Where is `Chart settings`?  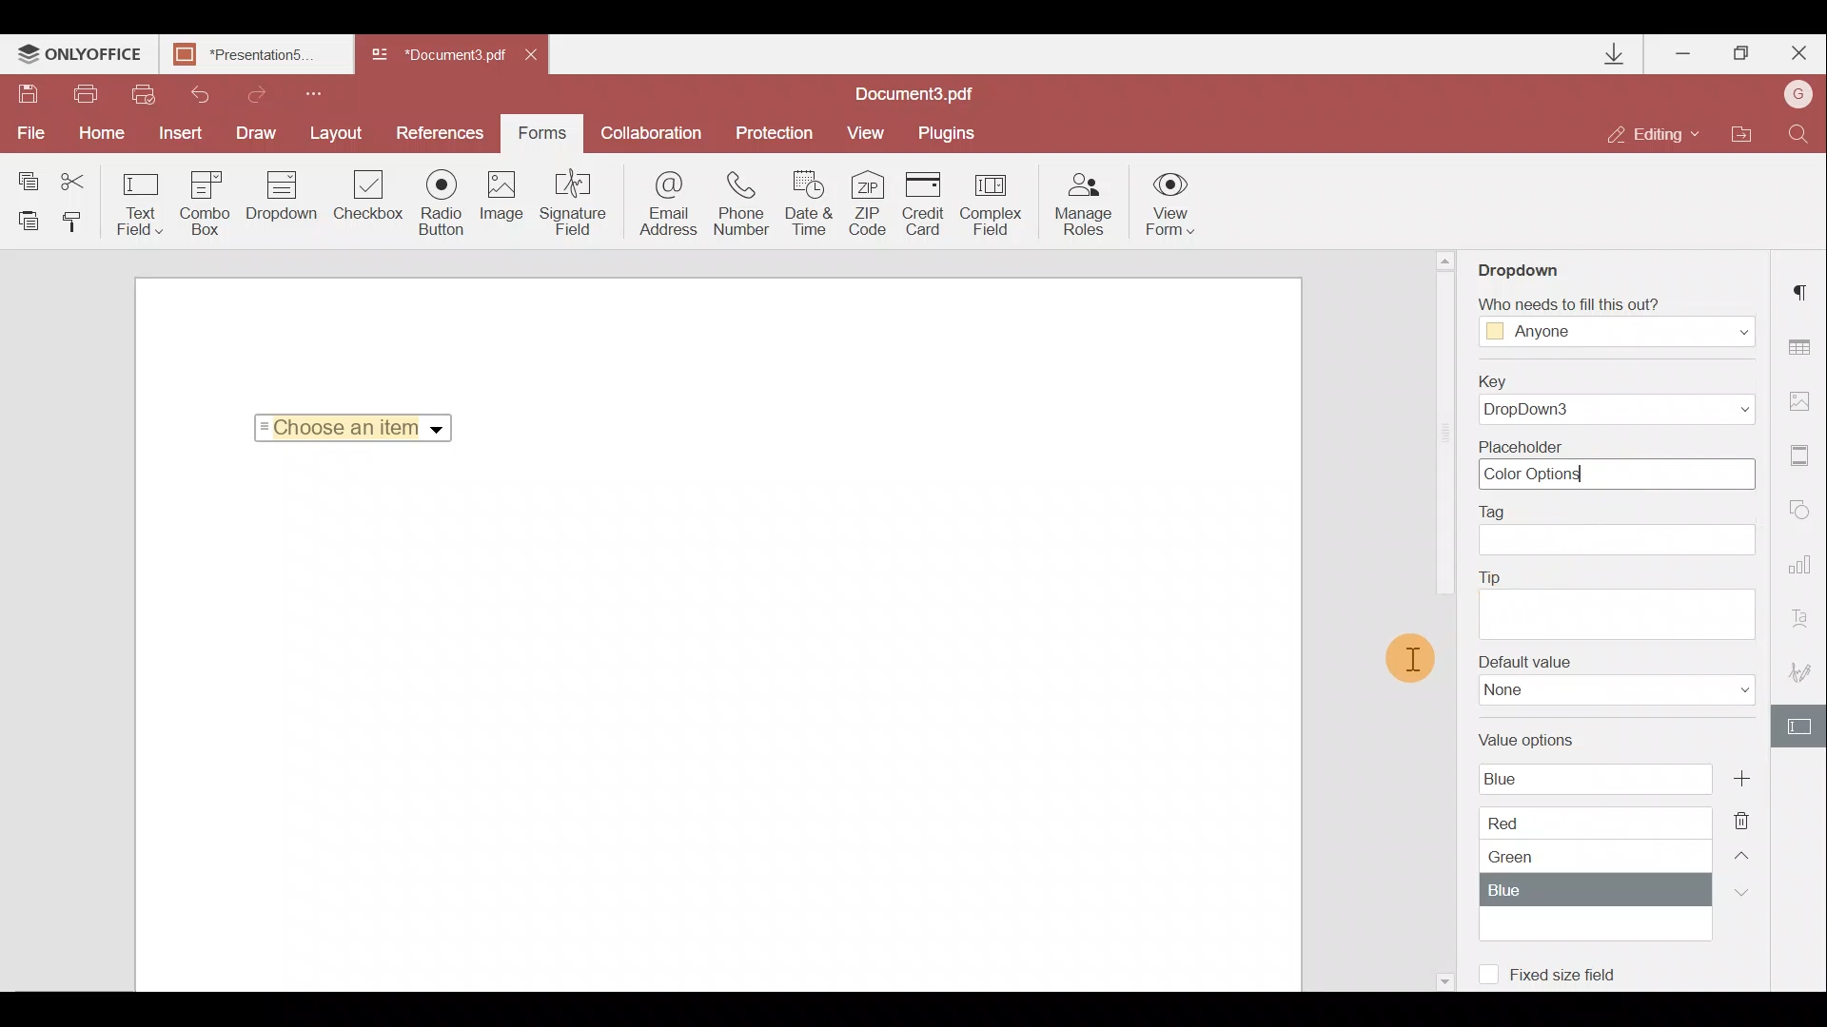
Chart settings is located at coordinates (1804, 565).